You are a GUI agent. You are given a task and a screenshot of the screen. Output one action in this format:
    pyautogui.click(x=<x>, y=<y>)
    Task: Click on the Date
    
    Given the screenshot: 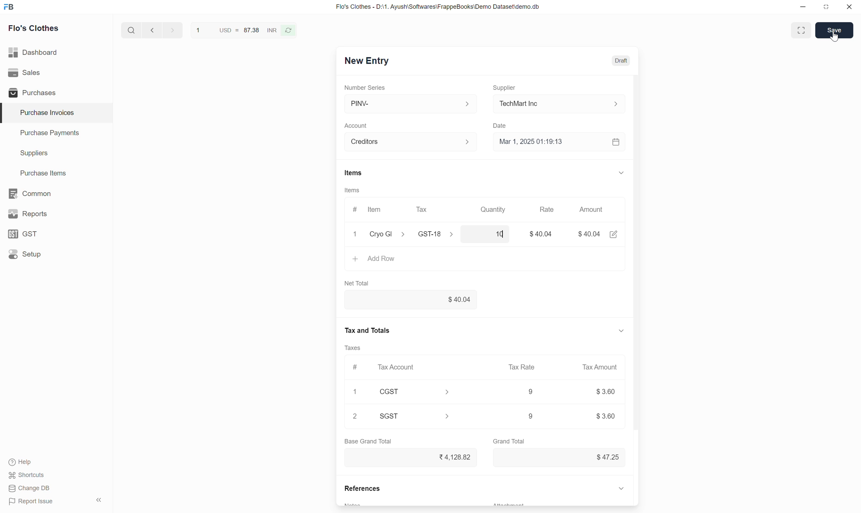 What is the action you would take?
    pyautogui.click(x=503, y=124)
    